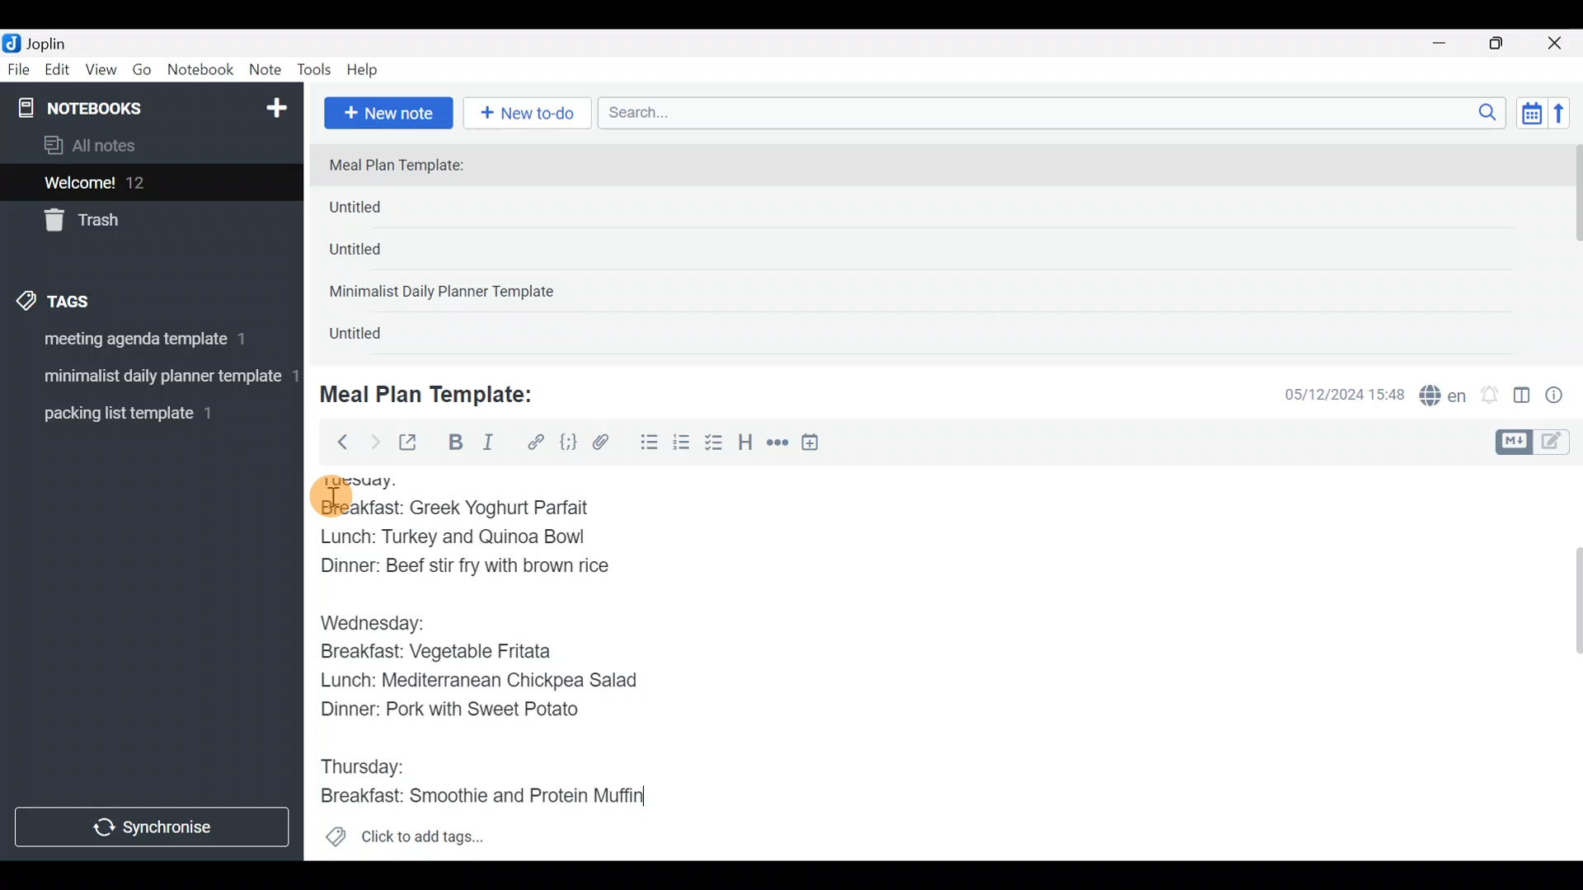 The width and height of the screenshot is (1583, 890). Describe the element at coordinates (315, 71) in the screenshot. I see `Tools` at that location.